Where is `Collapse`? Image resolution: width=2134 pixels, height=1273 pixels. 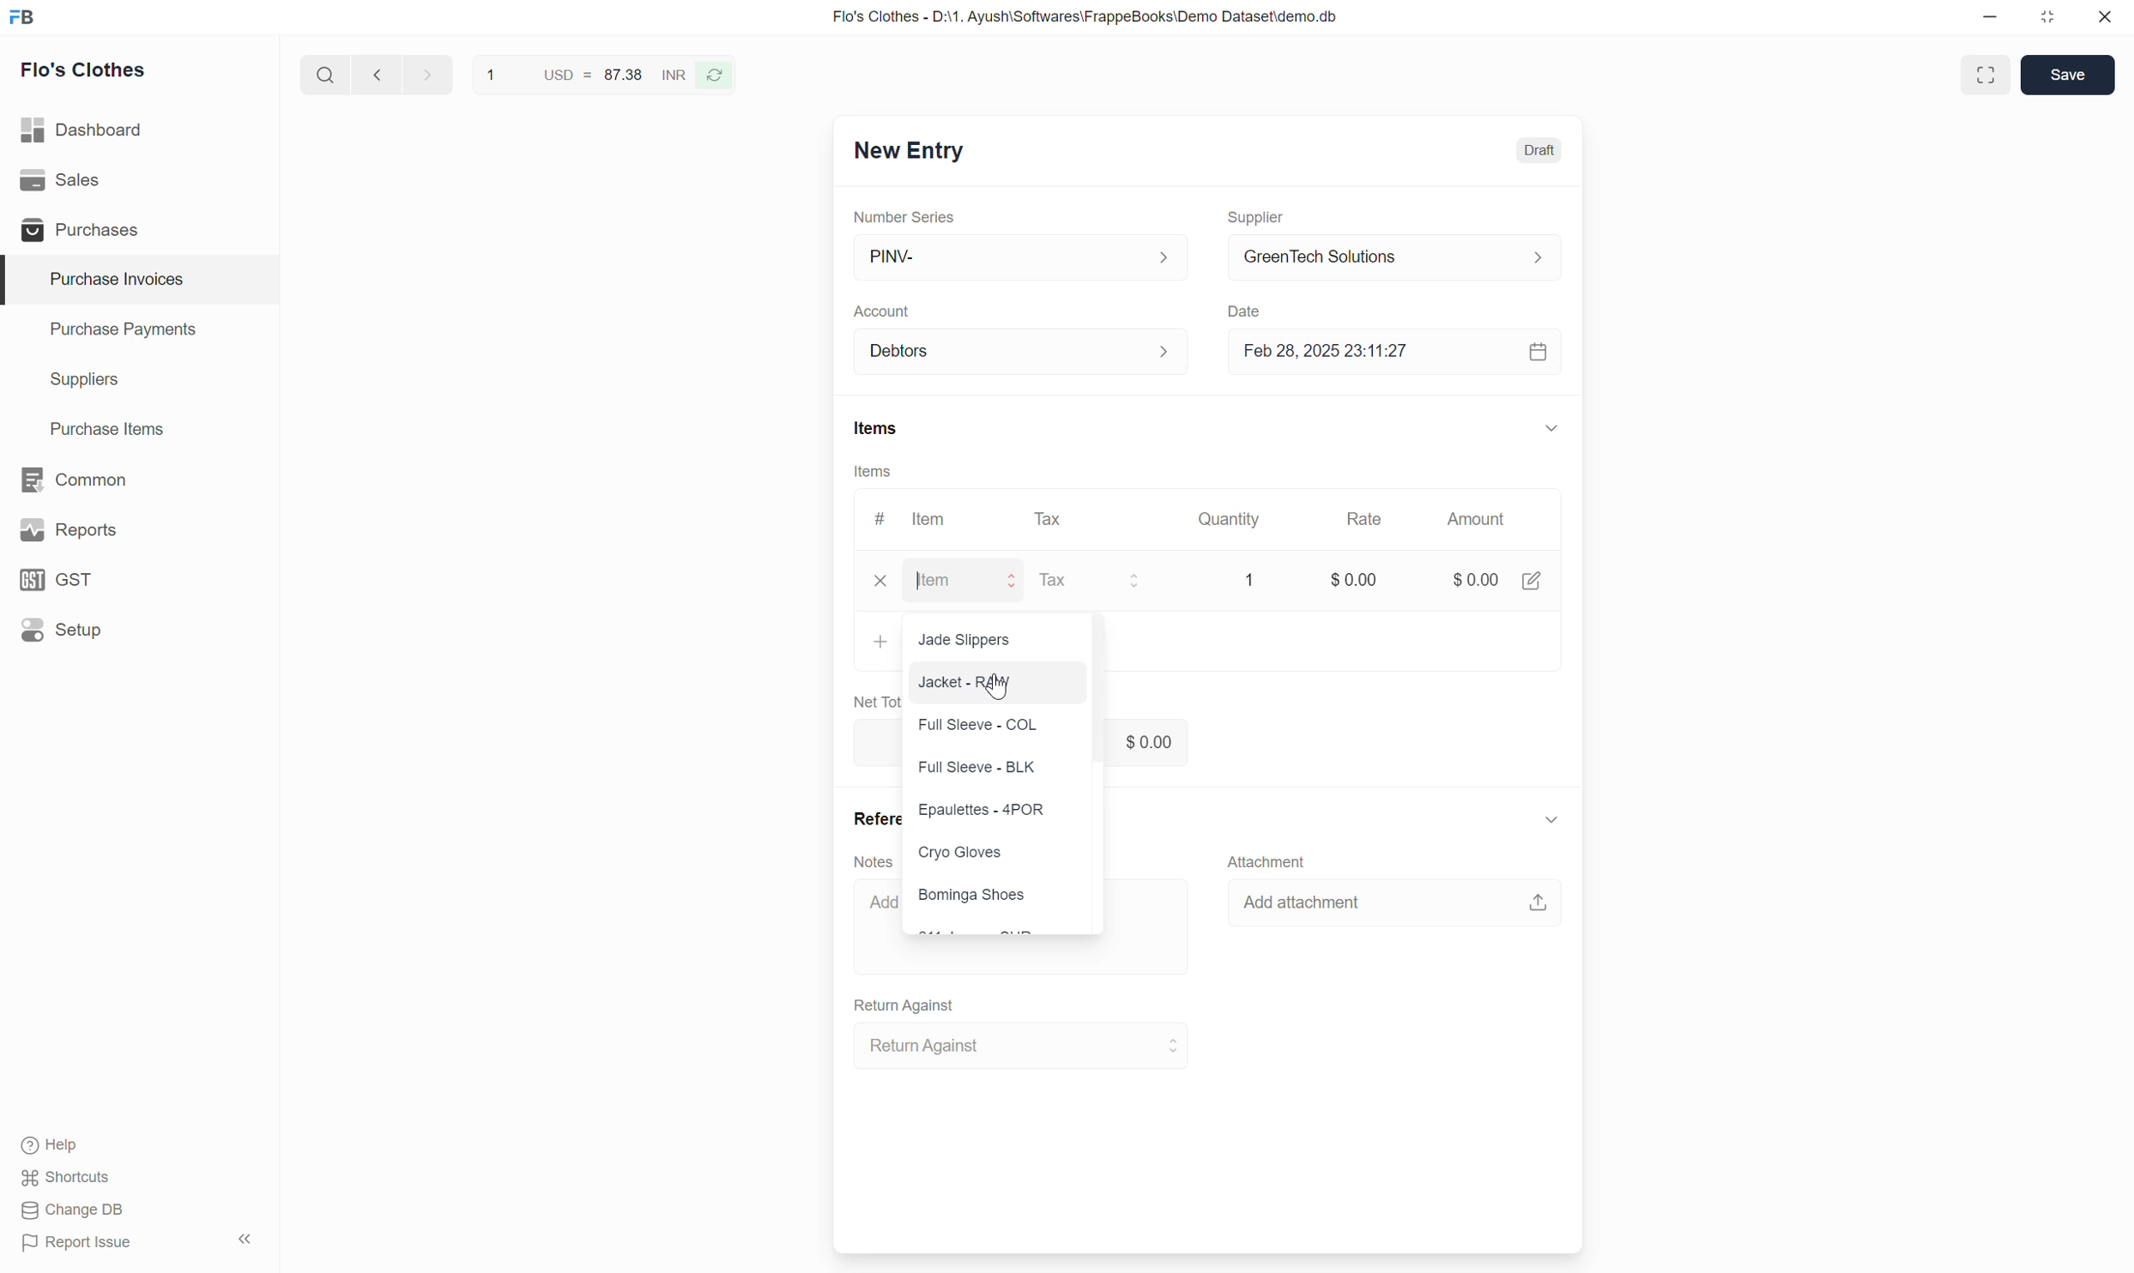
Collapse is located at coordinates (1553, 428).